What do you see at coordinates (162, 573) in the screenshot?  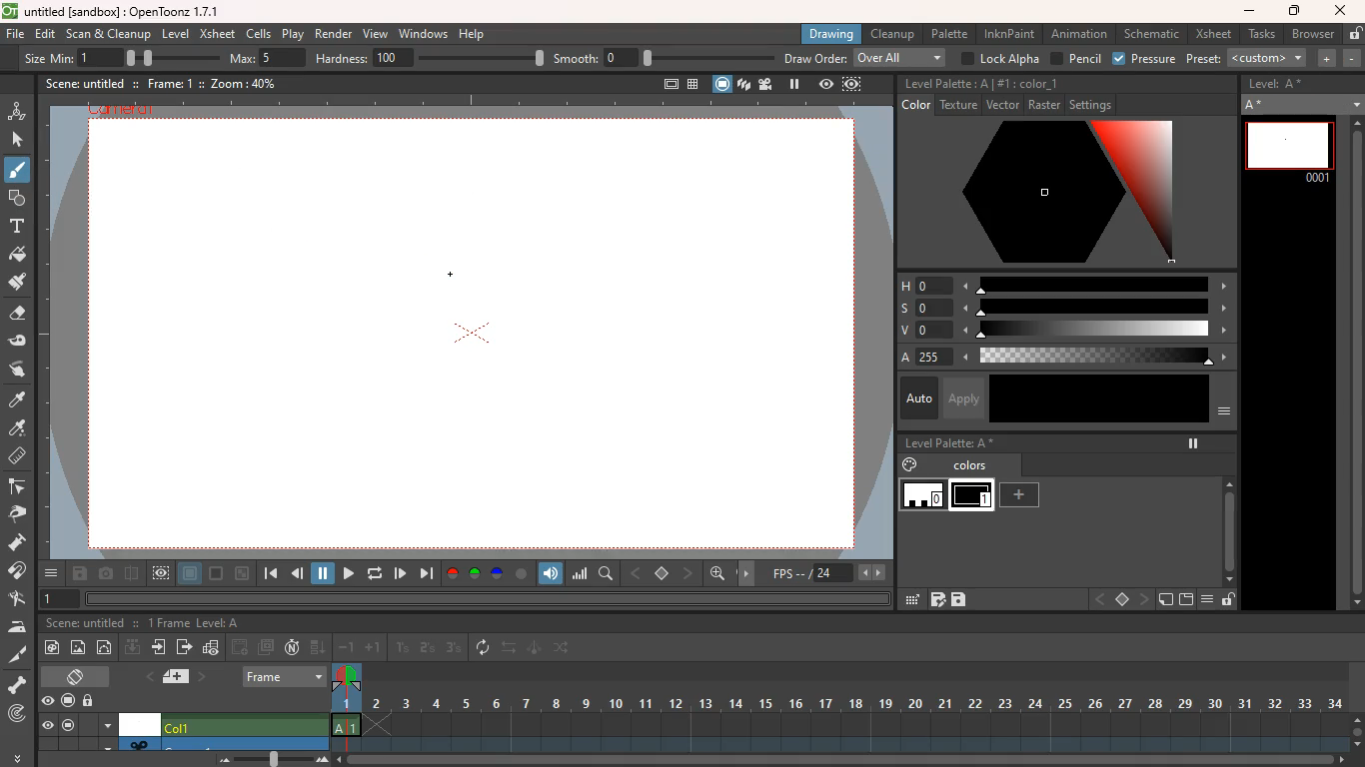 I see `view` at bounding box center [162, 573].